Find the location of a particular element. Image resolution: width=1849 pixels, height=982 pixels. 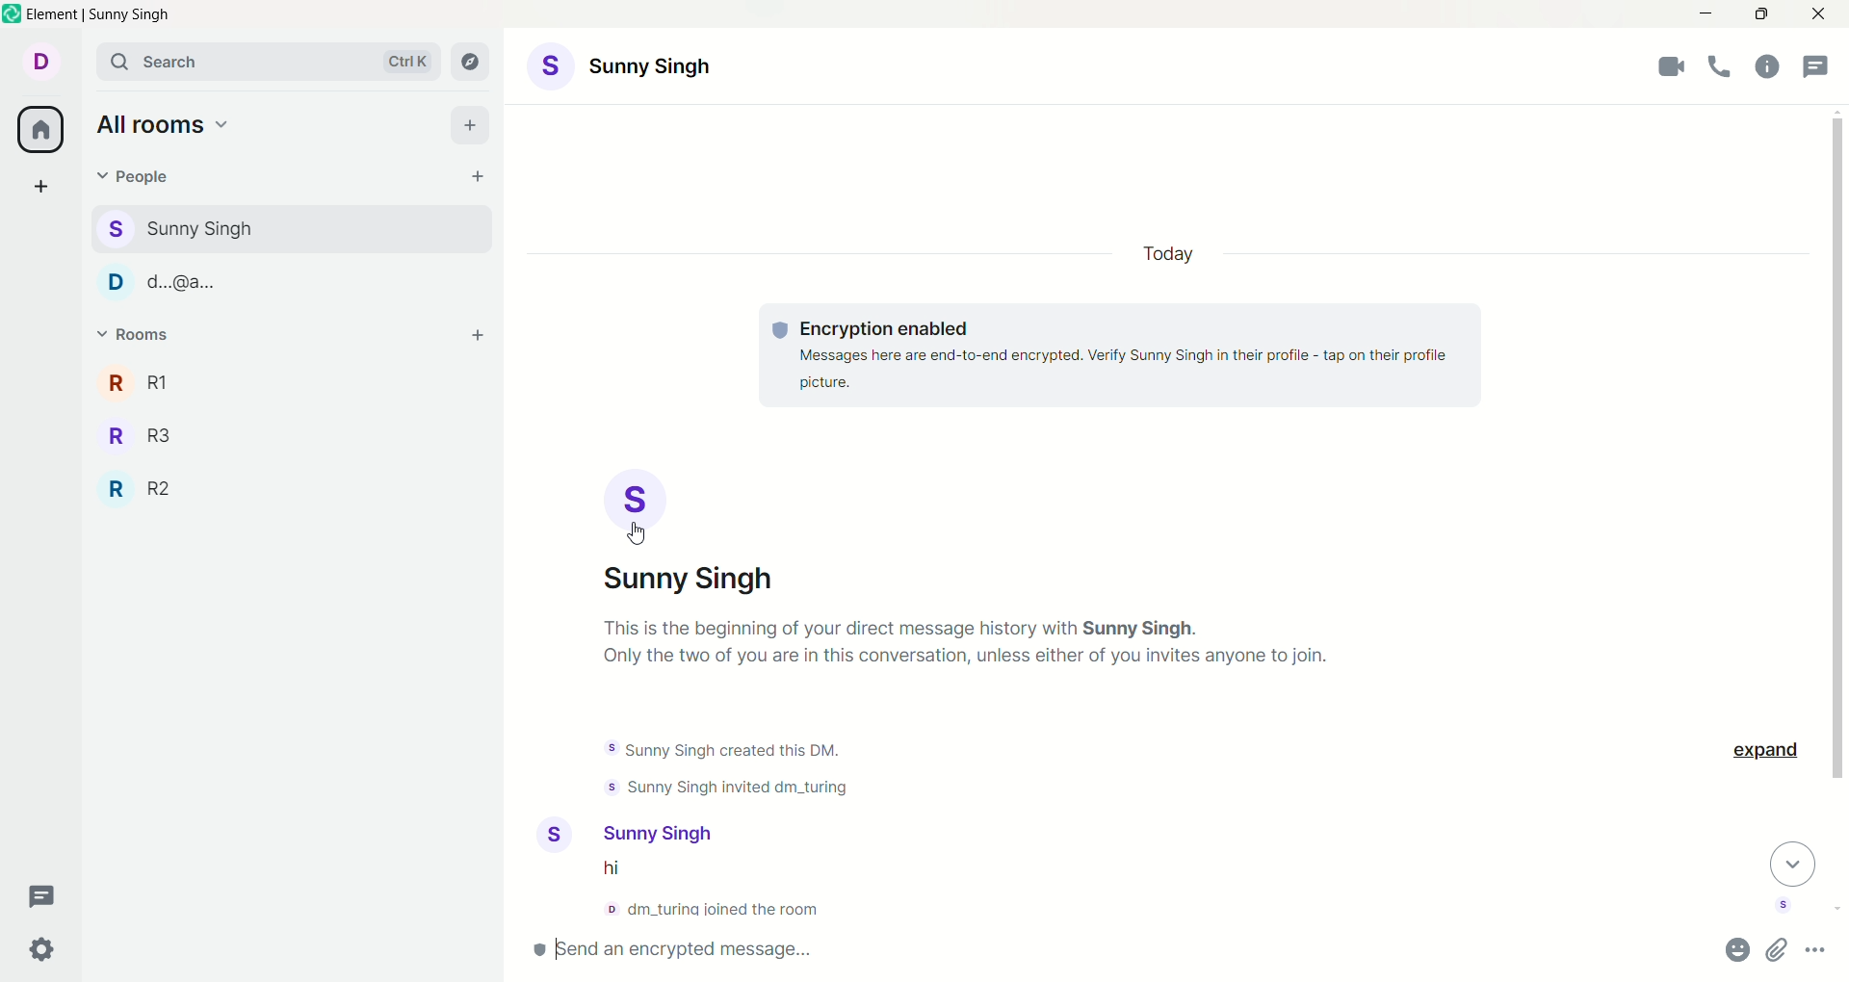

threads is located at coordinates (43, 898).